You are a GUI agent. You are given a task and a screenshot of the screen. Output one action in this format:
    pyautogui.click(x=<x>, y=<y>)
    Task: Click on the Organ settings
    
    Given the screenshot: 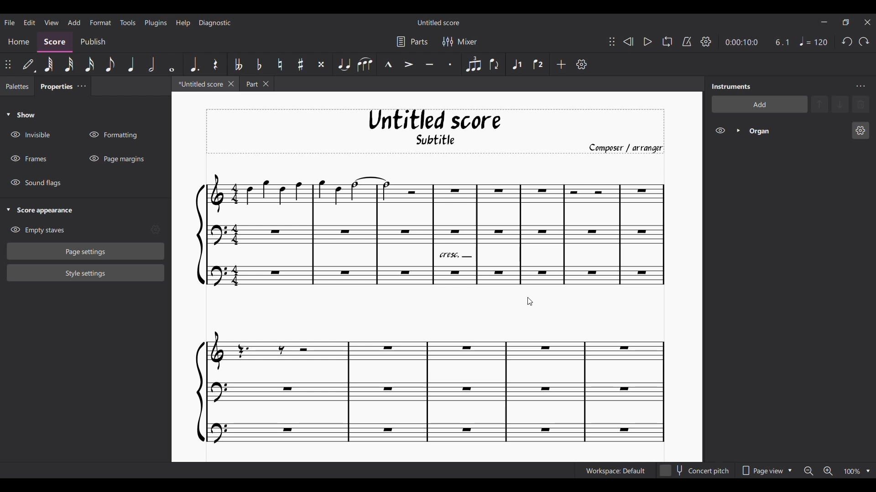 What is the action you would take?
    pyautogui.click(x=860, y=130)
    